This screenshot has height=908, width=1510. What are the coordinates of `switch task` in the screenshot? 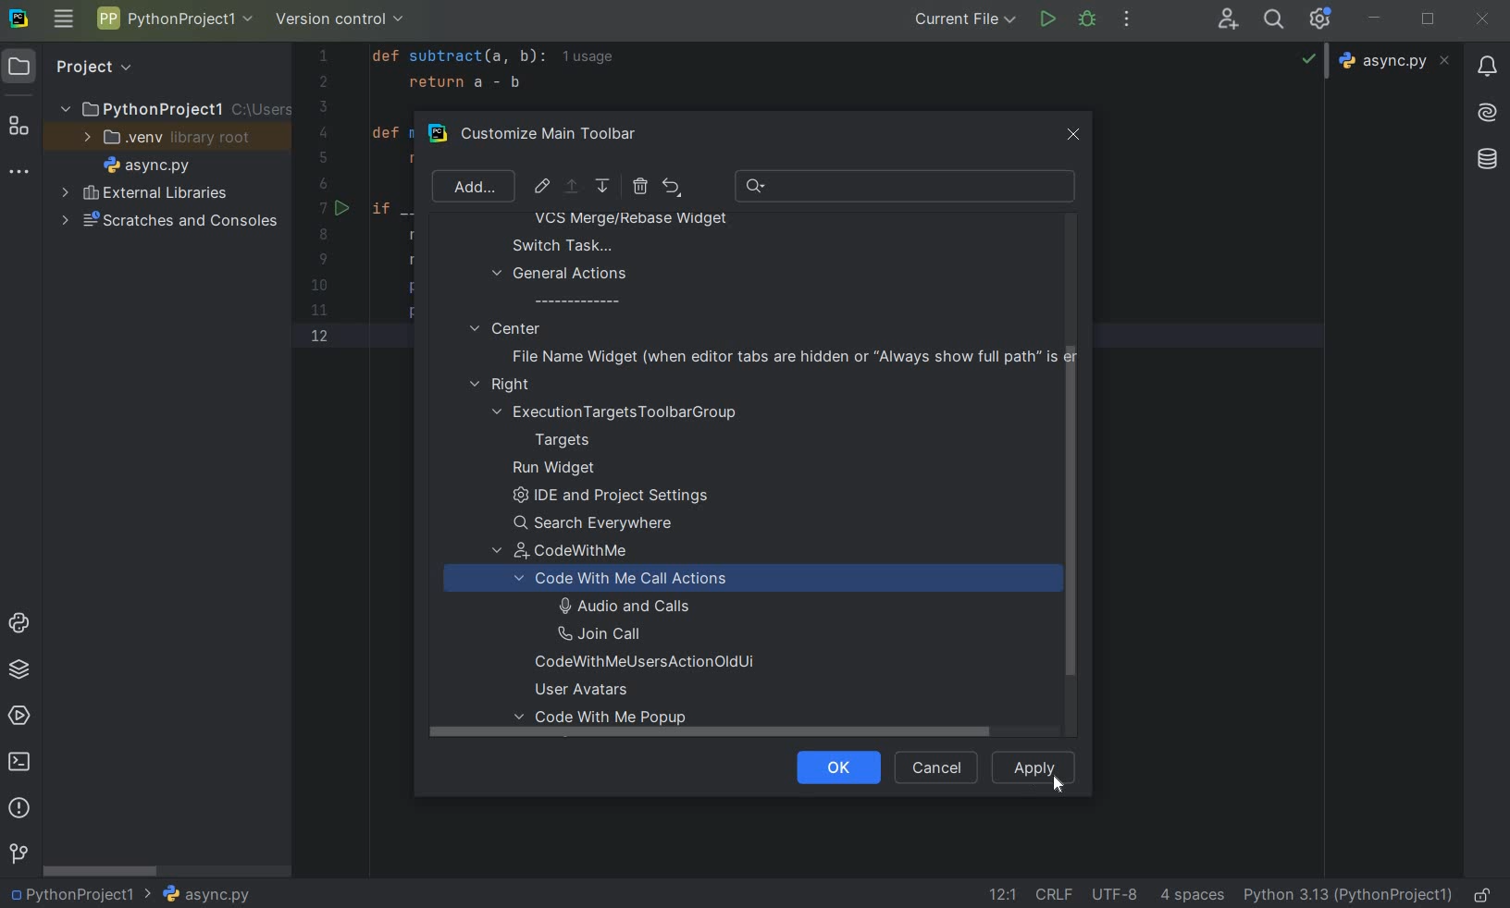 It's located at (553, 245).